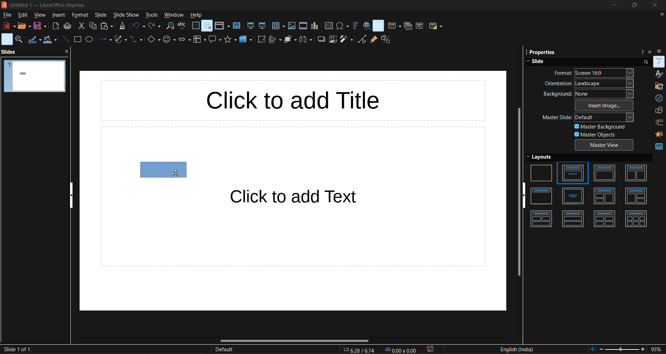 The width and height of the screenshot is (666, 354). Describe the element at coordinates (215, 41) in the screenshot. I see `callout shapes` at that location.